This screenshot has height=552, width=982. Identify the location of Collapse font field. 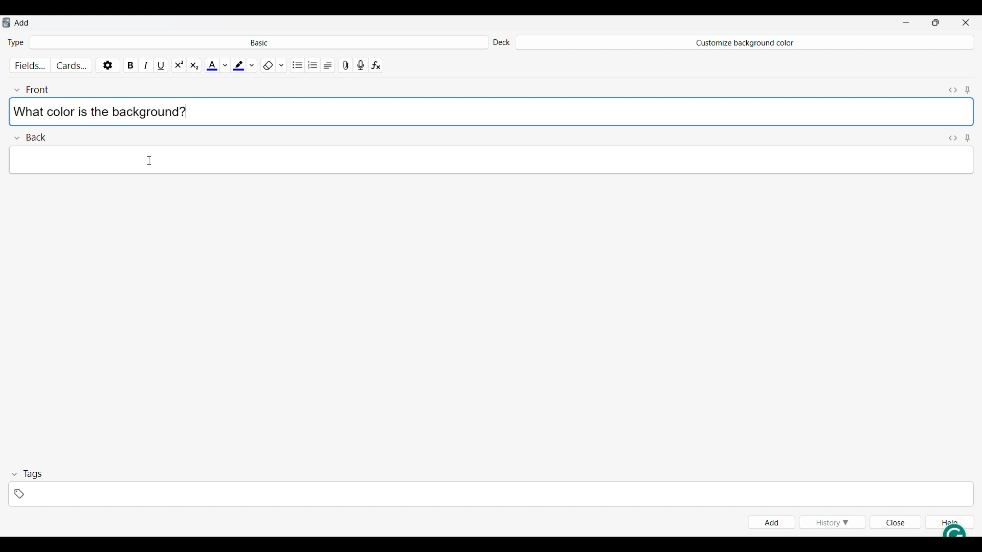
(31, 88).